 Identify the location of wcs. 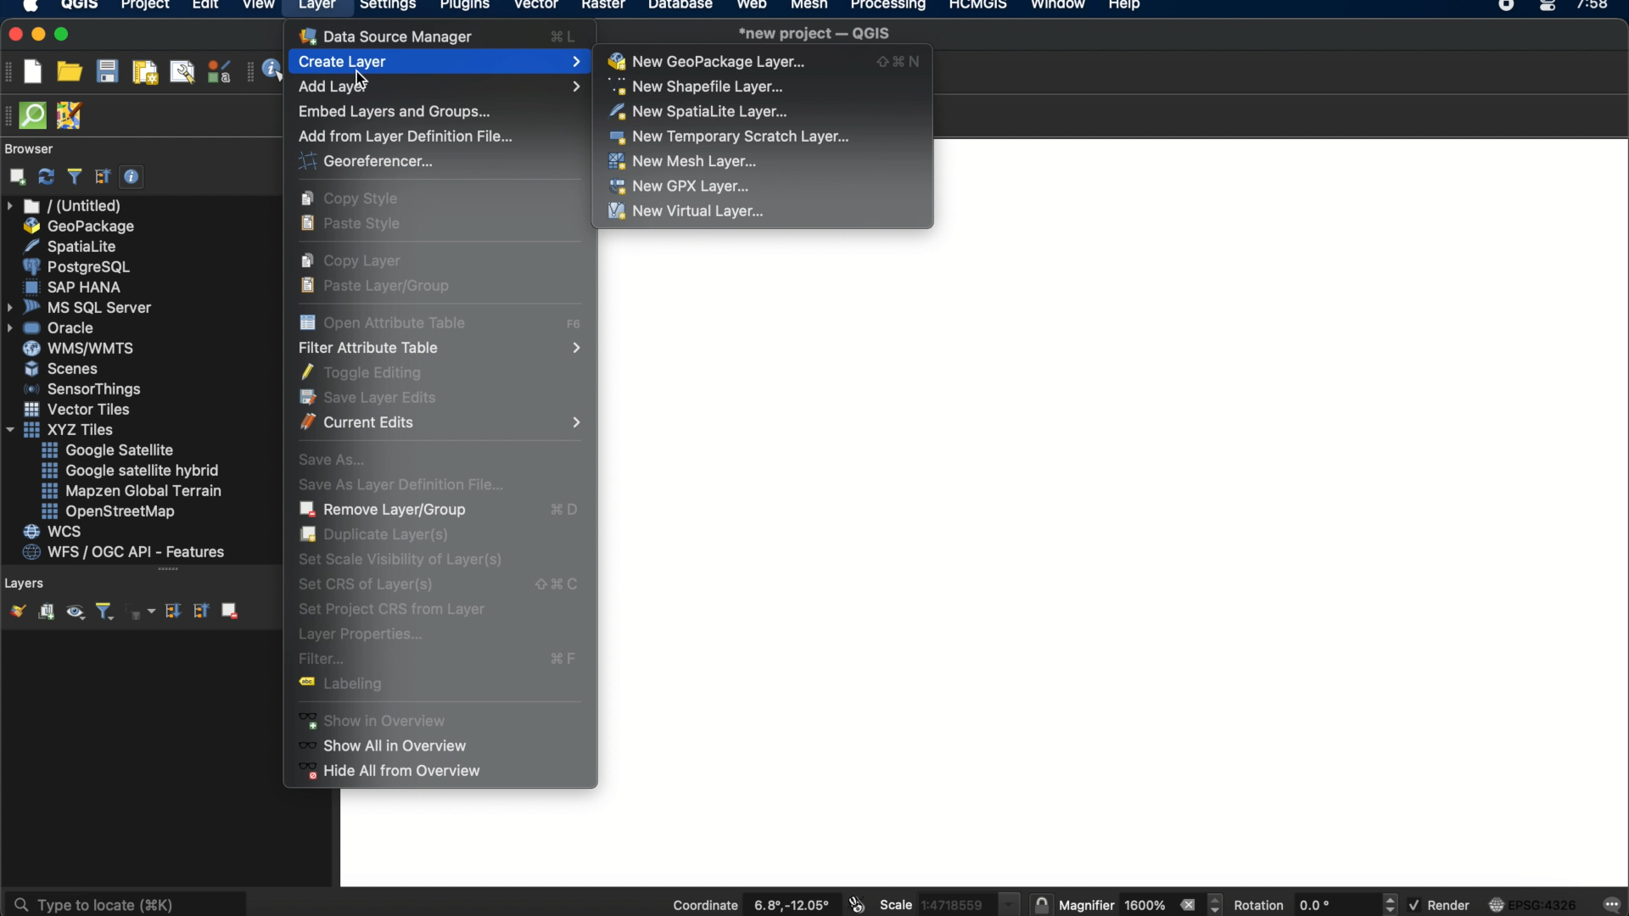
(55, 533).